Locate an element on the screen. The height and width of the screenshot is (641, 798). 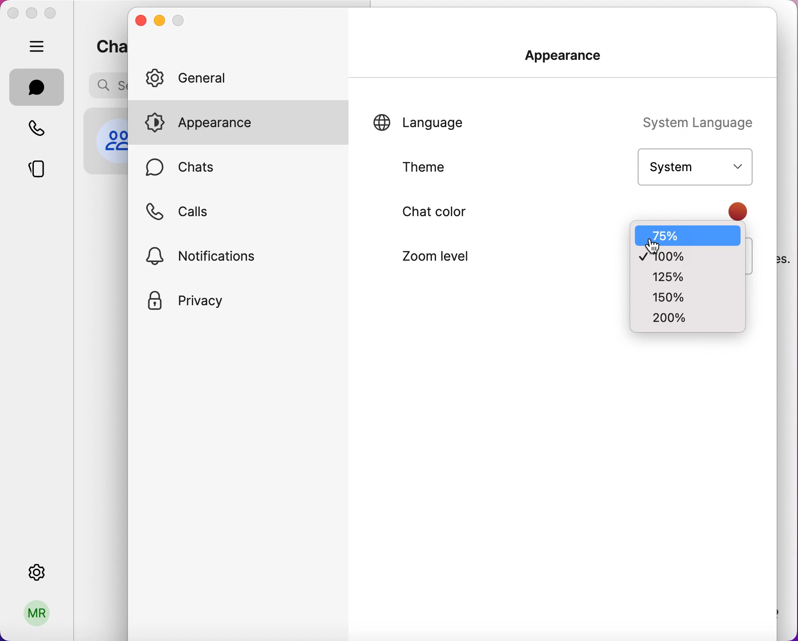
chats is located at coordinates (35, 85).